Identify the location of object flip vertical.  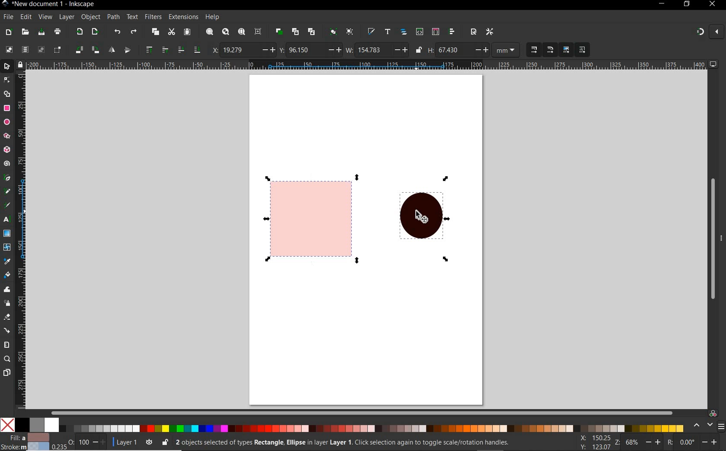
(127, 49).